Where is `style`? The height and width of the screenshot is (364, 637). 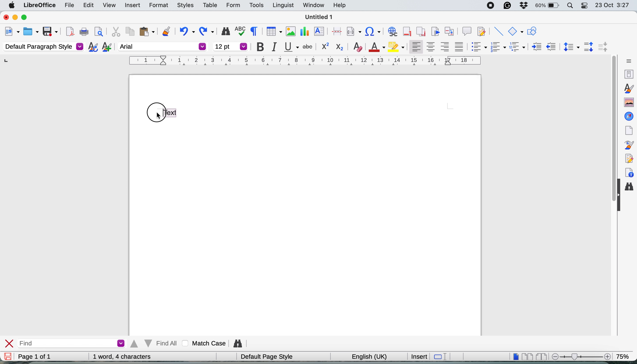
style is located at coordinates (304, 60).